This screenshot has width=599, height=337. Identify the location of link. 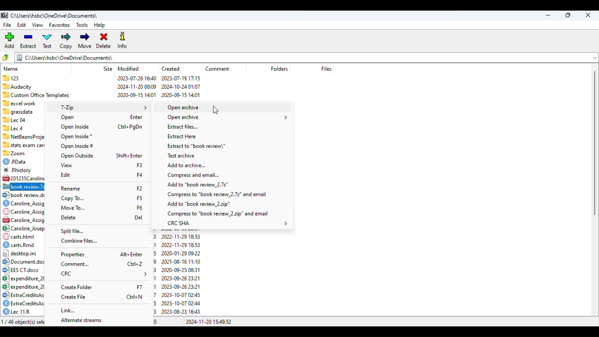
(68, 311).